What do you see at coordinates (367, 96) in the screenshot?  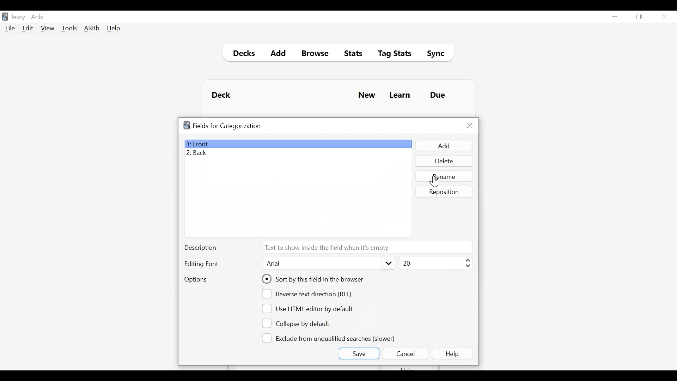 I see `New` at bounding box center [367, 96].